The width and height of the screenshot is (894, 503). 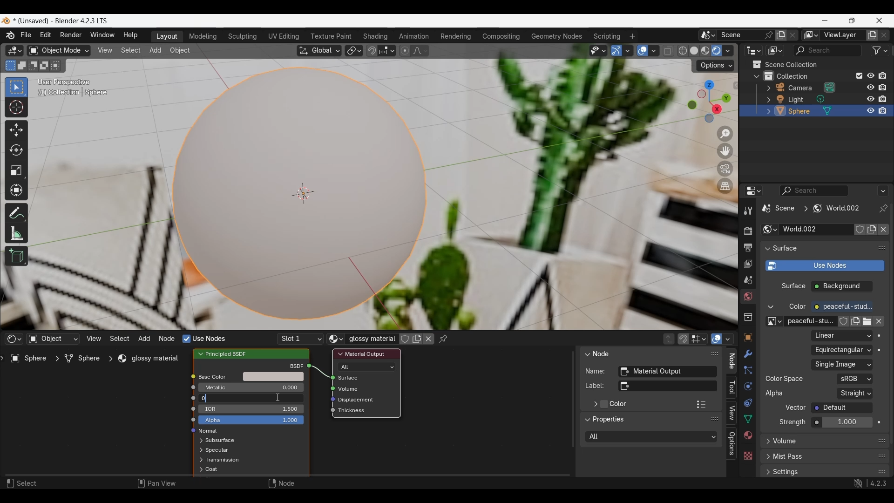 I want to click on Add color to material output panel, so click(x=604, y=404).